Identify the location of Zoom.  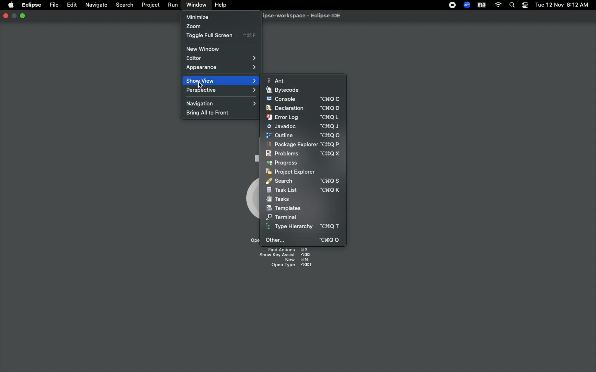
(466, 5).